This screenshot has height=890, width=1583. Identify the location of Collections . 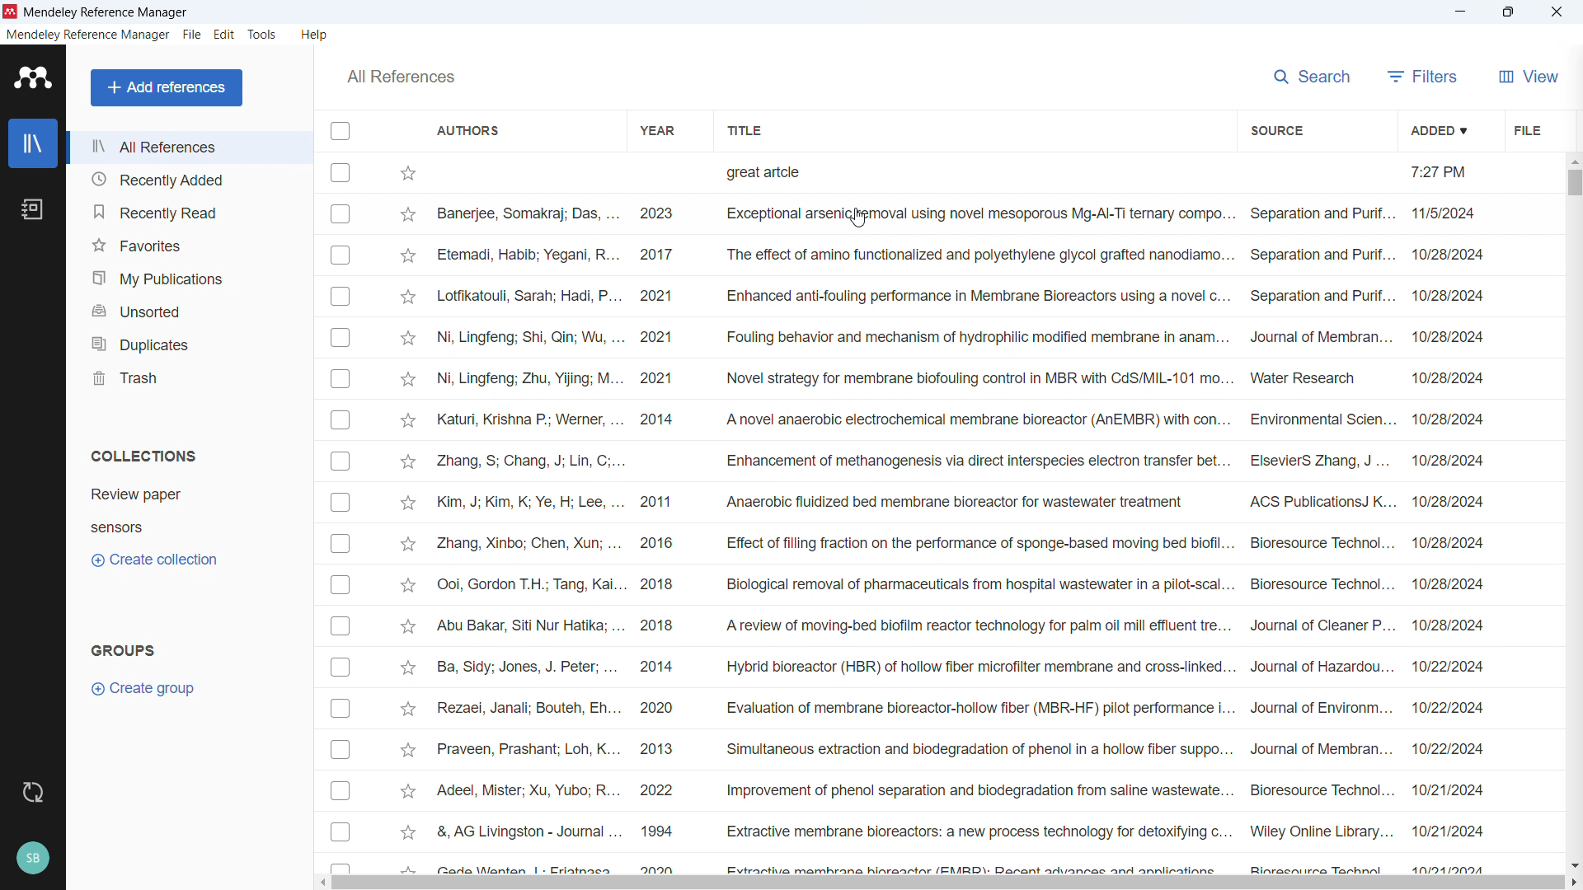
(145, 457).